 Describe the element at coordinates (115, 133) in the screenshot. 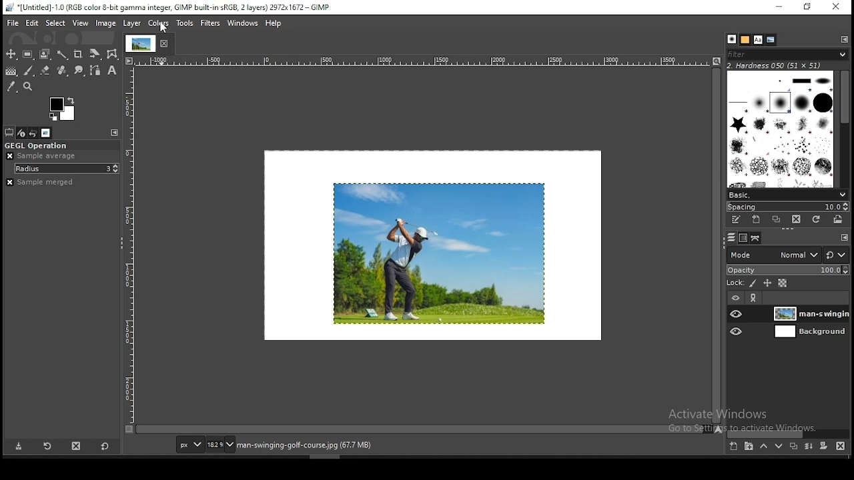

I see `configure this tab` at that location.